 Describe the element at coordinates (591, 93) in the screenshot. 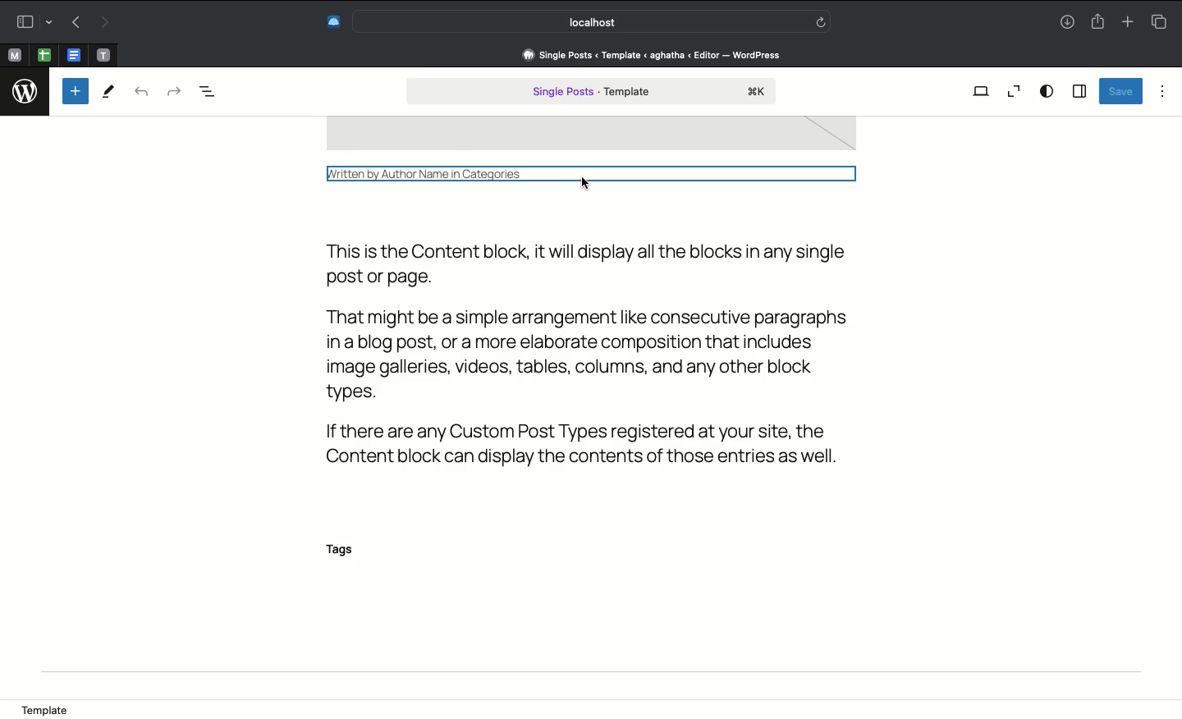

I see `Single post template` at that location.